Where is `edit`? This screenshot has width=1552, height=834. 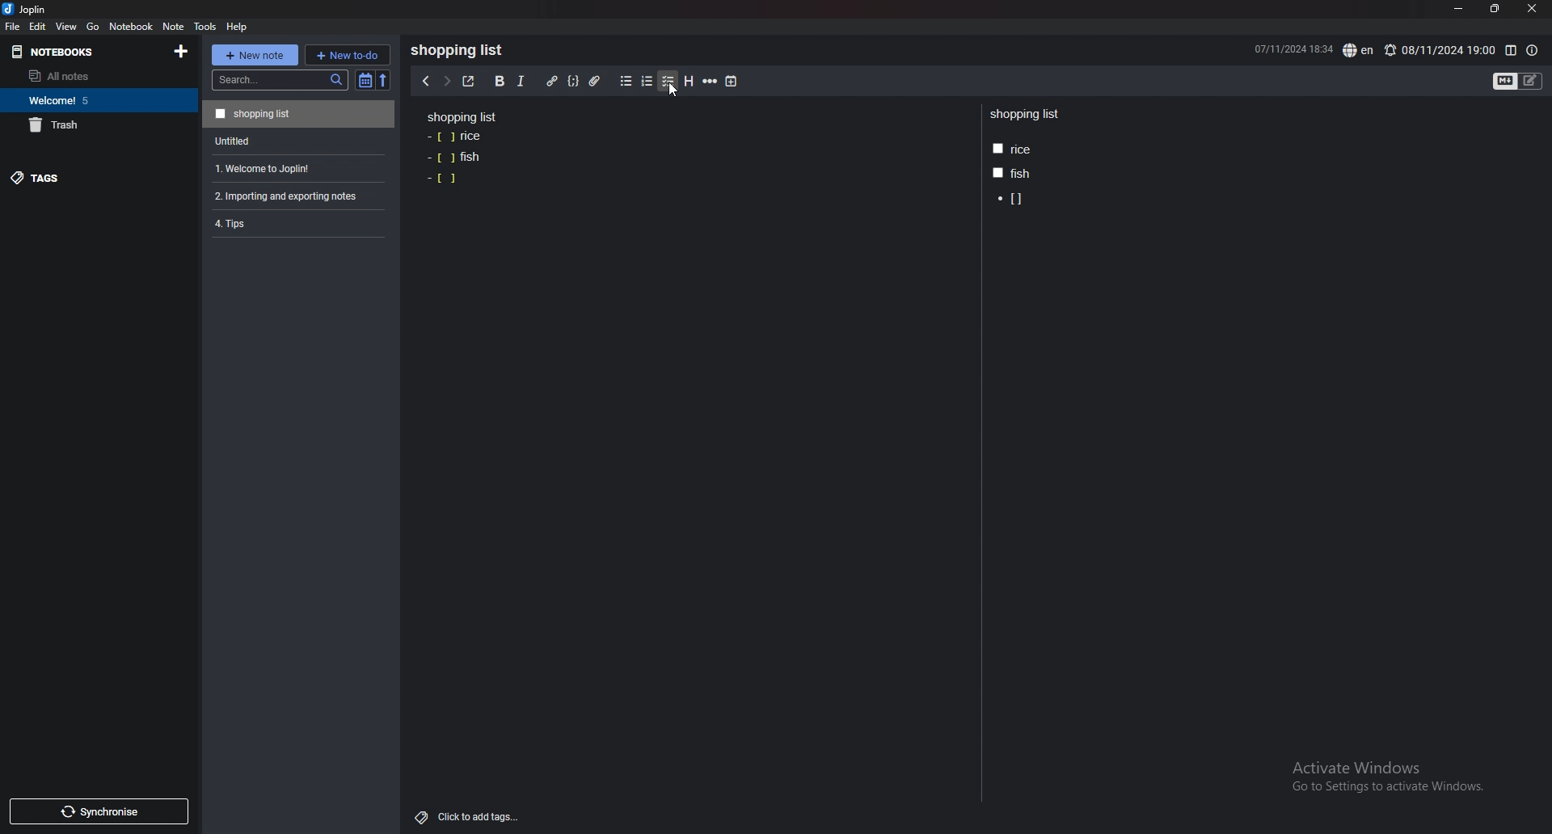
edit is located at coordinates (38, 26).